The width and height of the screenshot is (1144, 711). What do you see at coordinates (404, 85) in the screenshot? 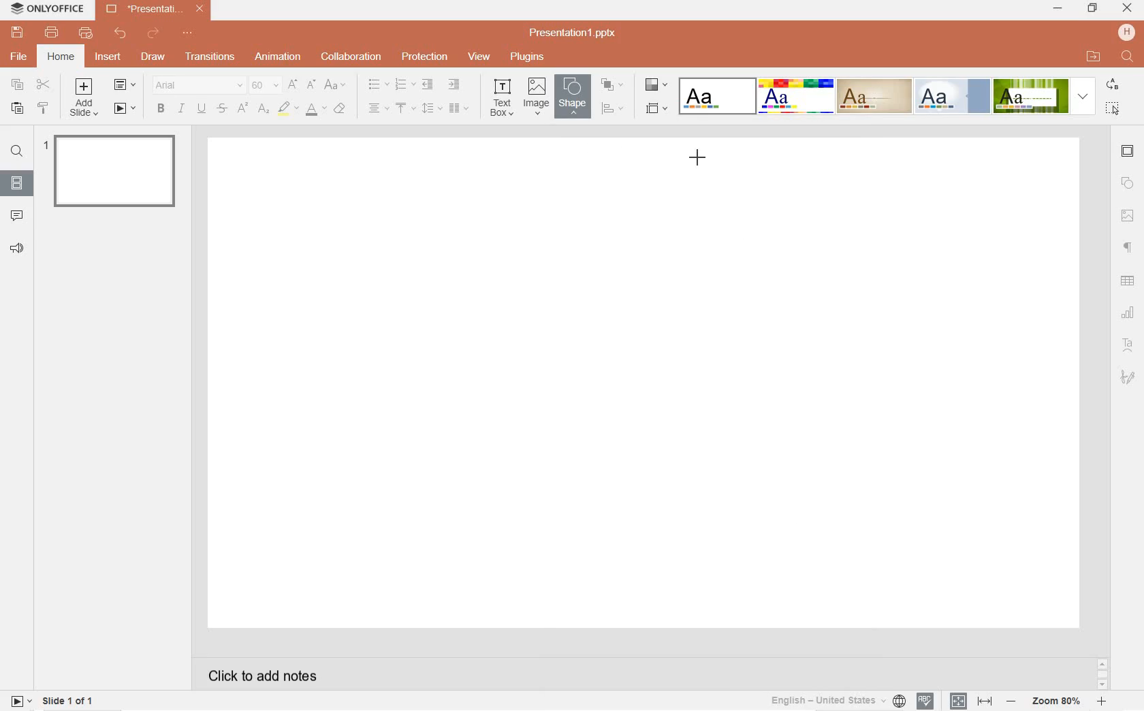
I see `numbering` at bounding box center [404, 85].